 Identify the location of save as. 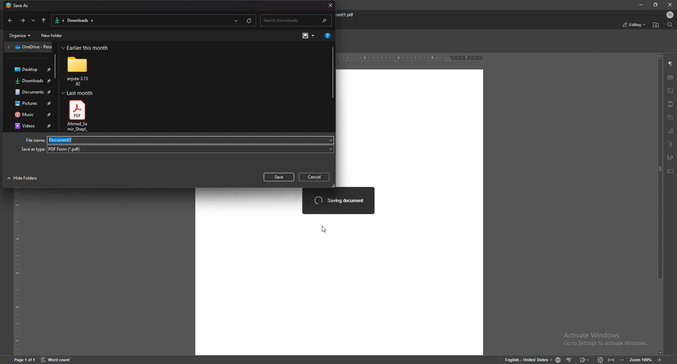
(19, 5).